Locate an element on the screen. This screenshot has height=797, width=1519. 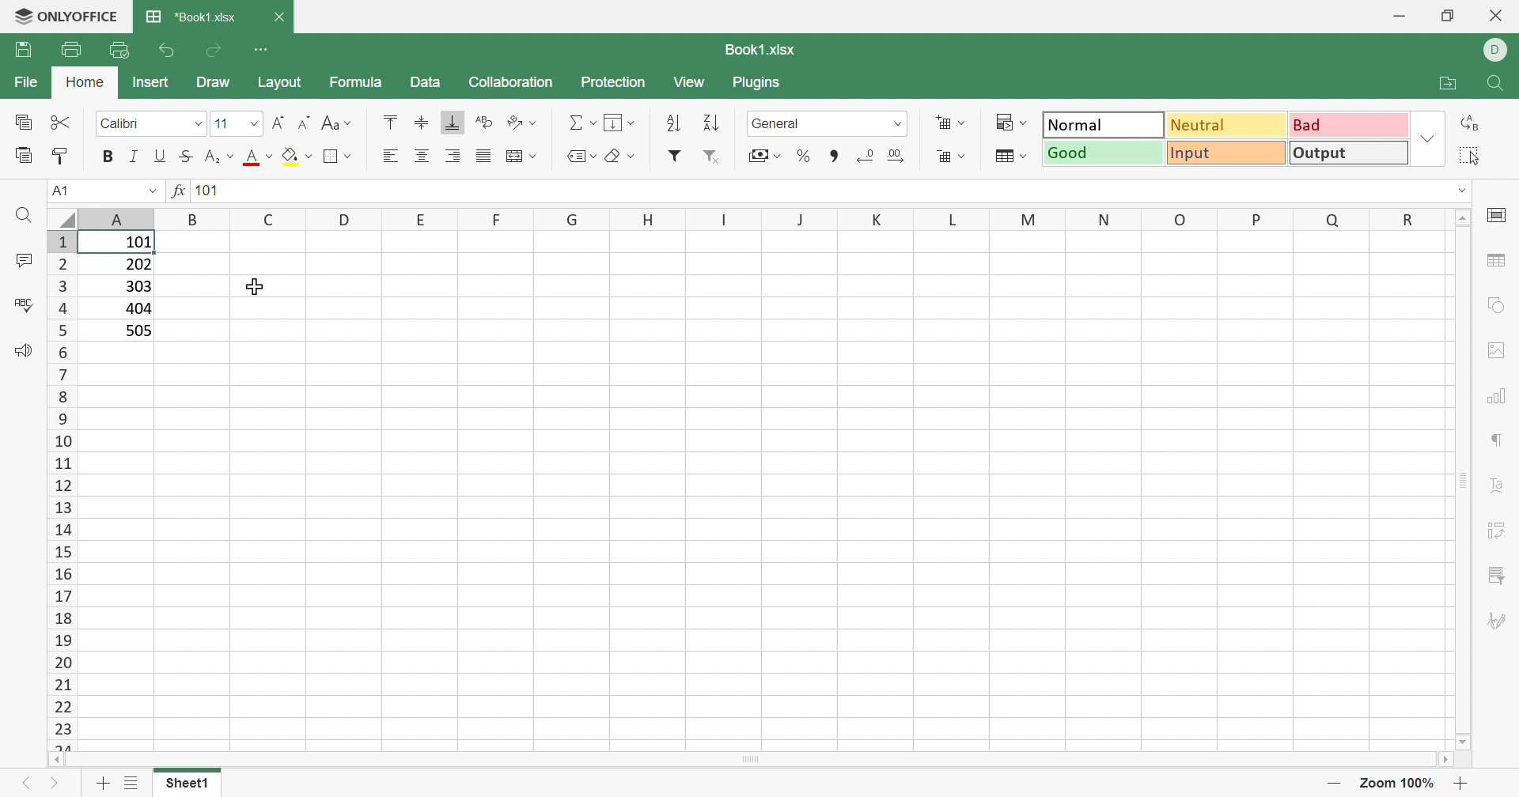
Increment font size is located at coordinates (276, 119).